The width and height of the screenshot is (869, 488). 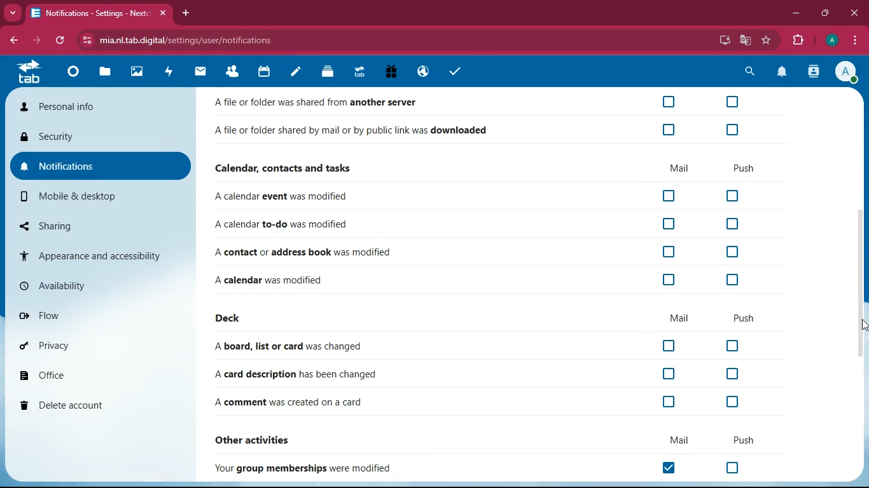 I want to click on more, so click(x=11, y=13).